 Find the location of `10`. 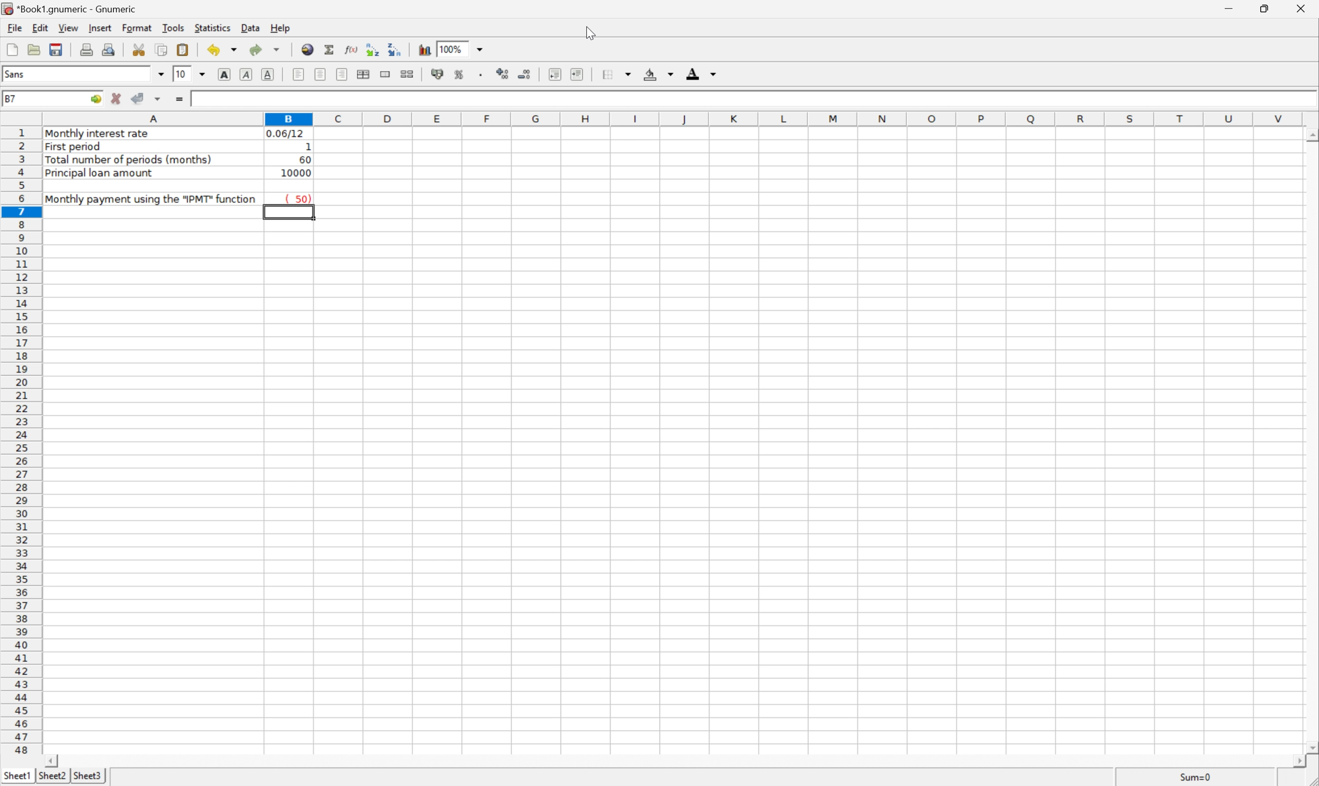

10 is located at coordinates (181, 74).